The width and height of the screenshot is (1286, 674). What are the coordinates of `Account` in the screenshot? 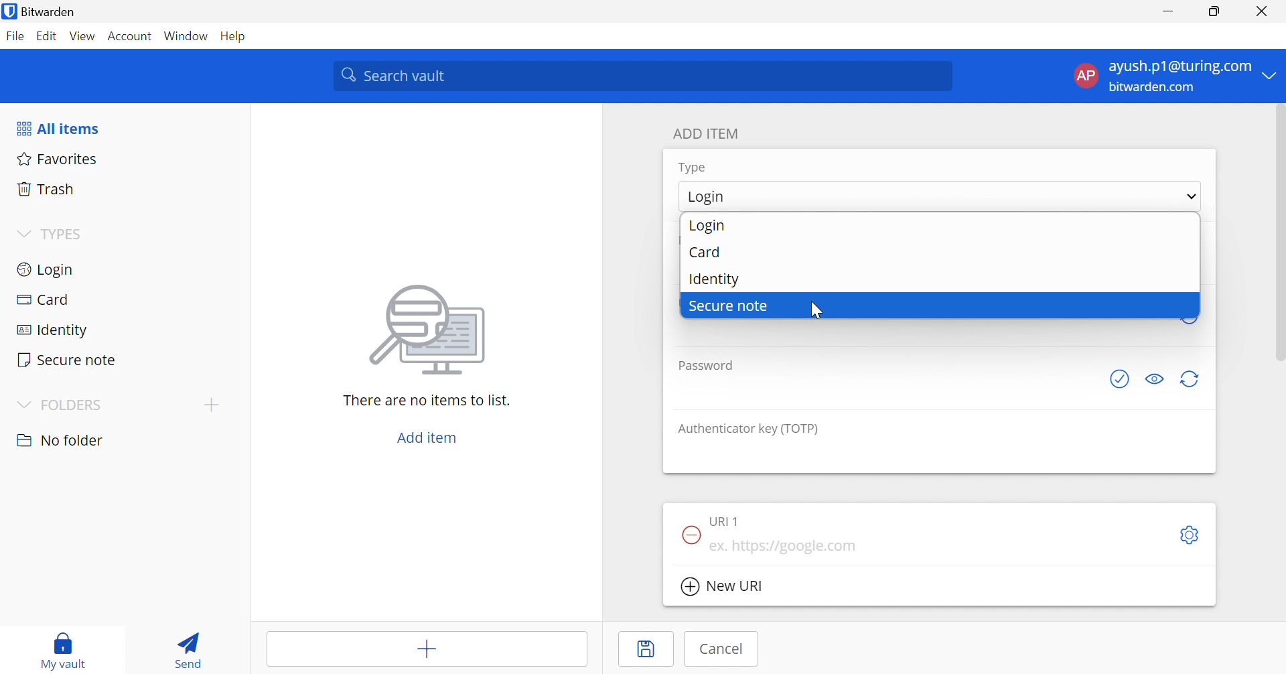 It's located at (131, 35).